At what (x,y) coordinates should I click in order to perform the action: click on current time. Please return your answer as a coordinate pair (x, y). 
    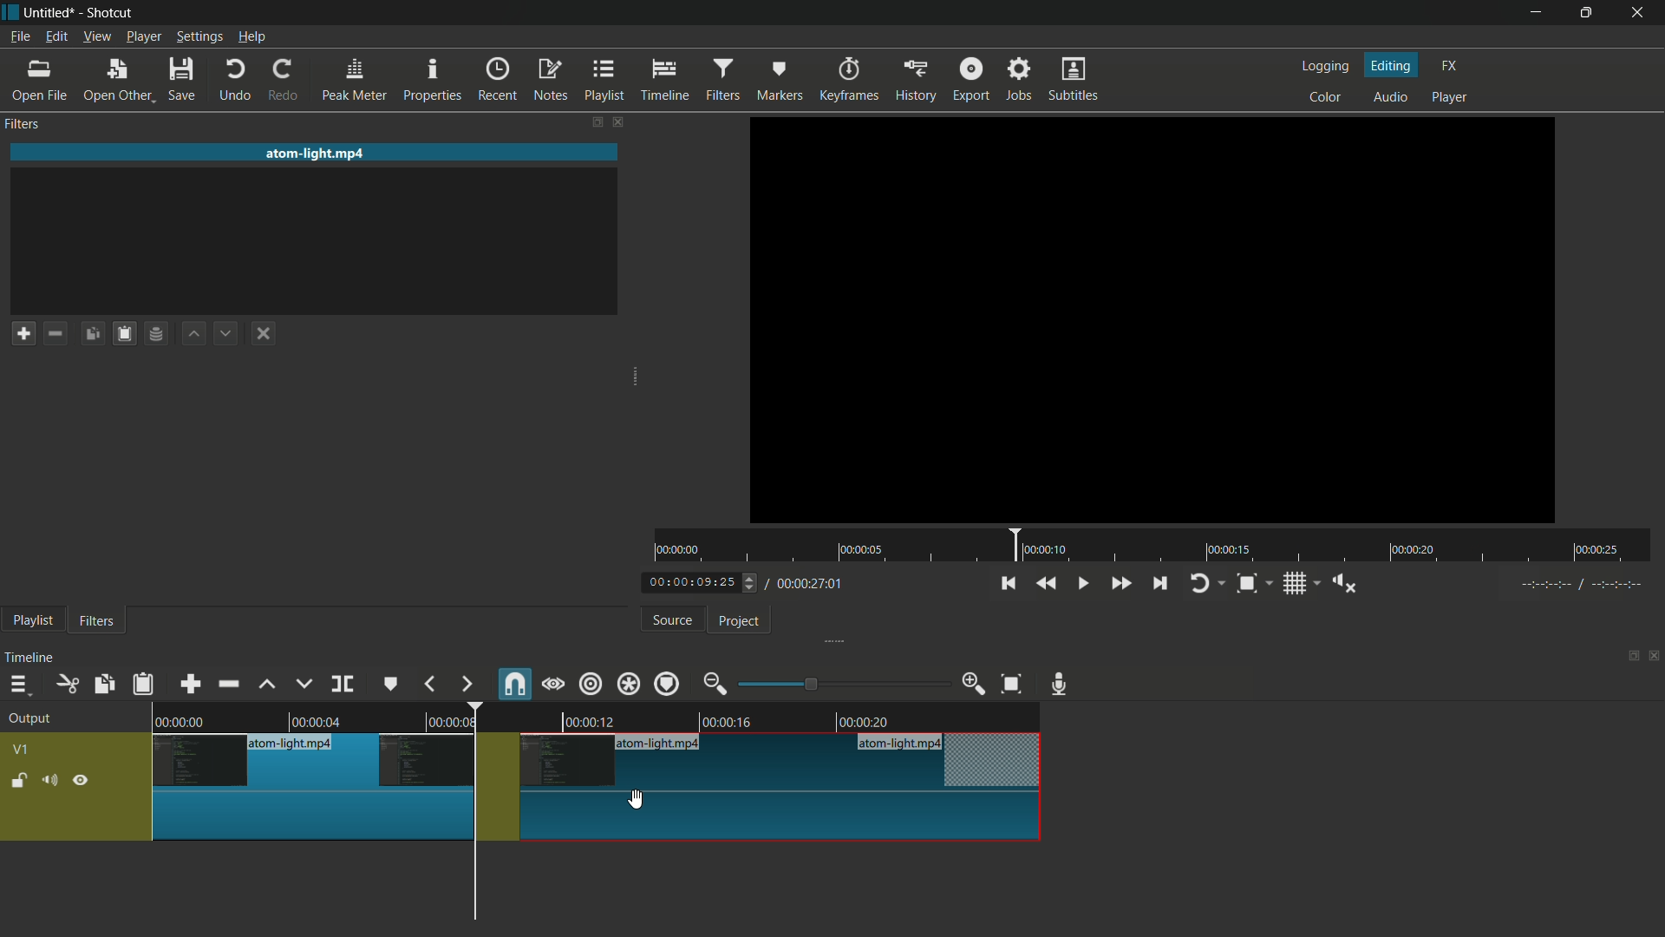
    Looking at the image, I should click on (698, 583).